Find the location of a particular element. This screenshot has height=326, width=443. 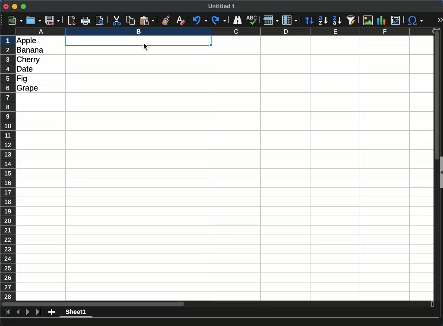

sheet1 is located at coordinates (76, 313).